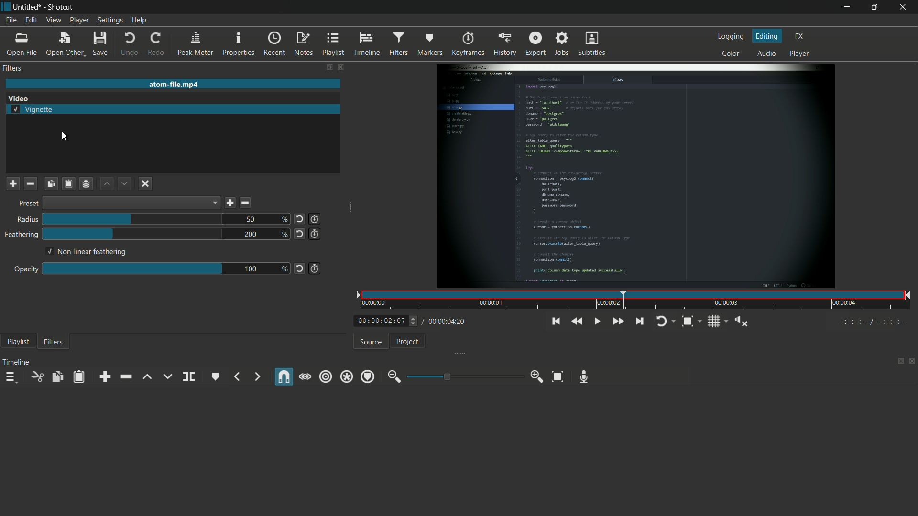 The height and width of the screenshot is (516, 918). What do you see at coordinates (576, 321) in the screenshot?
I see `quickly play backward` at bounding box center [576, 321].